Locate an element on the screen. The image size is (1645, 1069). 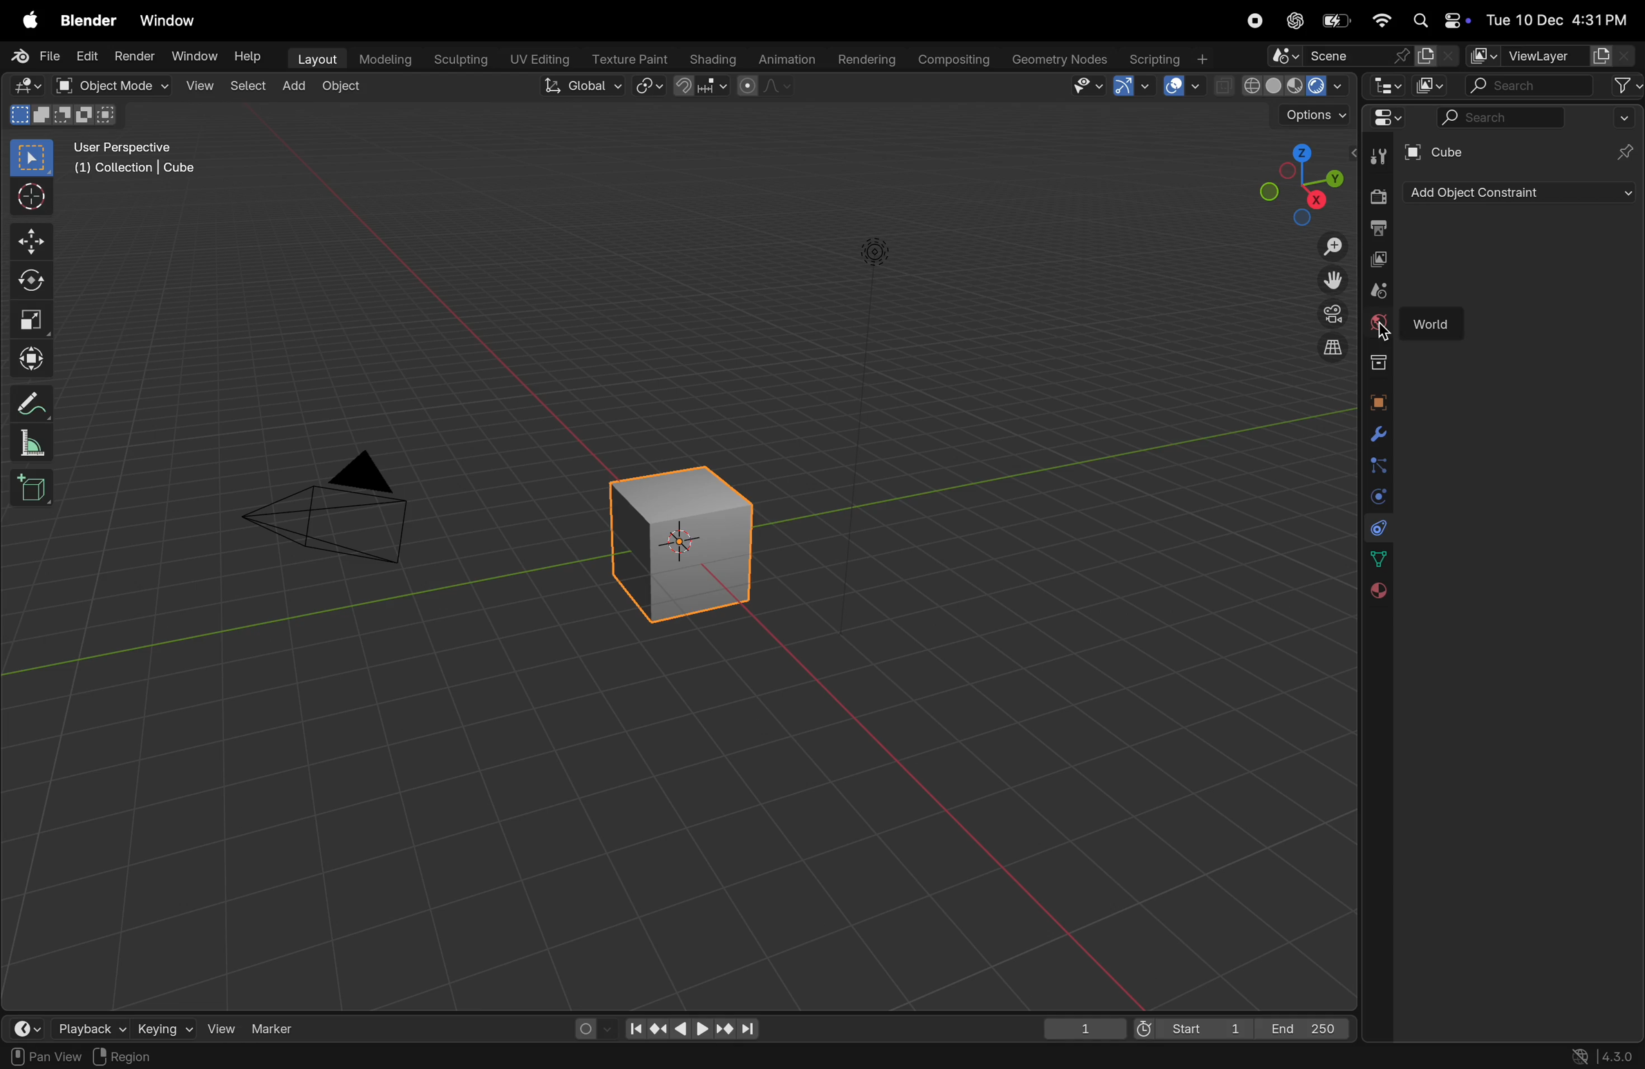
Help is located at coordinates (247, 53).